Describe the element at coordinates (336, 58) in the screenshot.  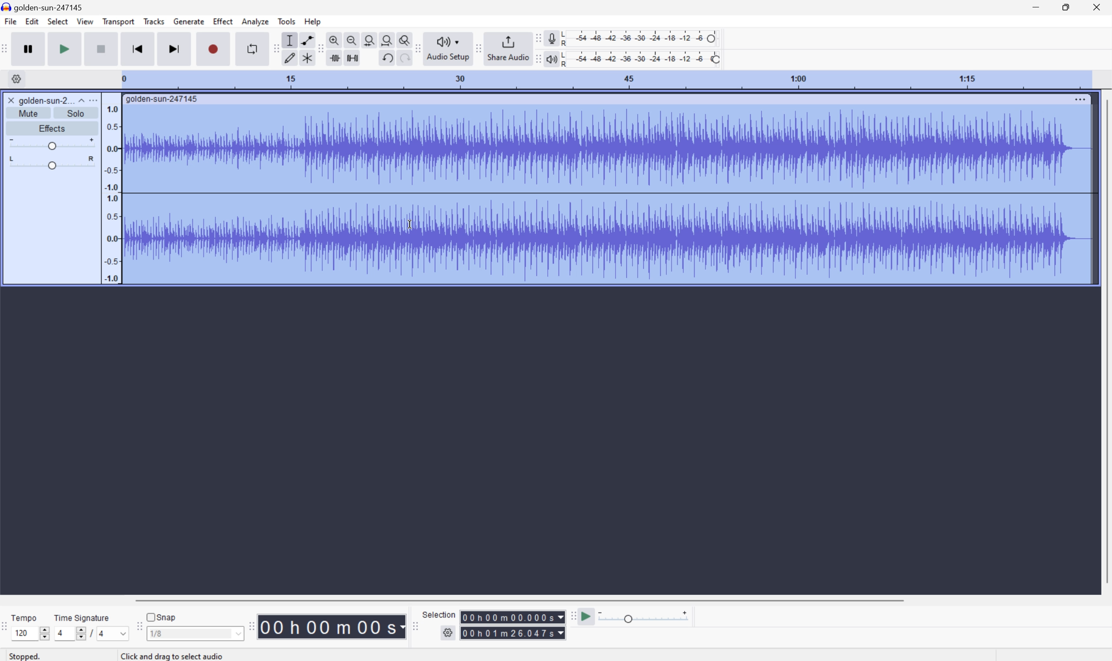
I see `Trim audio outside selection` at that location.